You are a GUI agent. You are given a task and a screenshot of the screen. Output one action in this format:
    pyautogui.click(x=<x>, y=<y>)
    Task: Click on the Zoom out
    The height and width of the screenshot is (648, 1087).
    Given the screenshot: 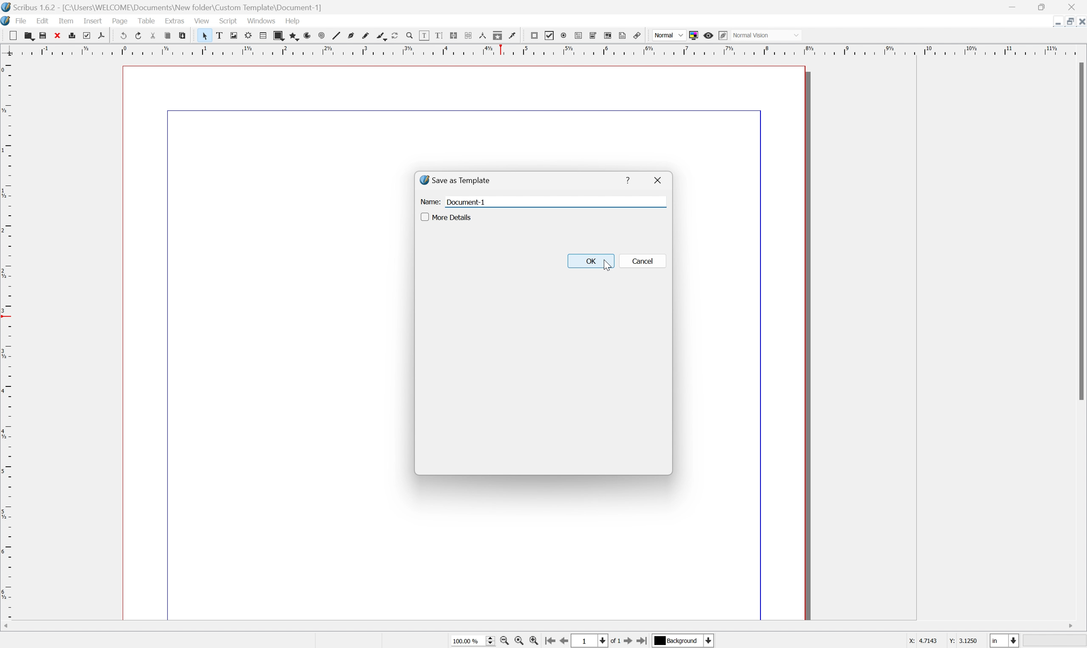 What is the action you would take?
    pyautogui.click(x=502, y=642)
    